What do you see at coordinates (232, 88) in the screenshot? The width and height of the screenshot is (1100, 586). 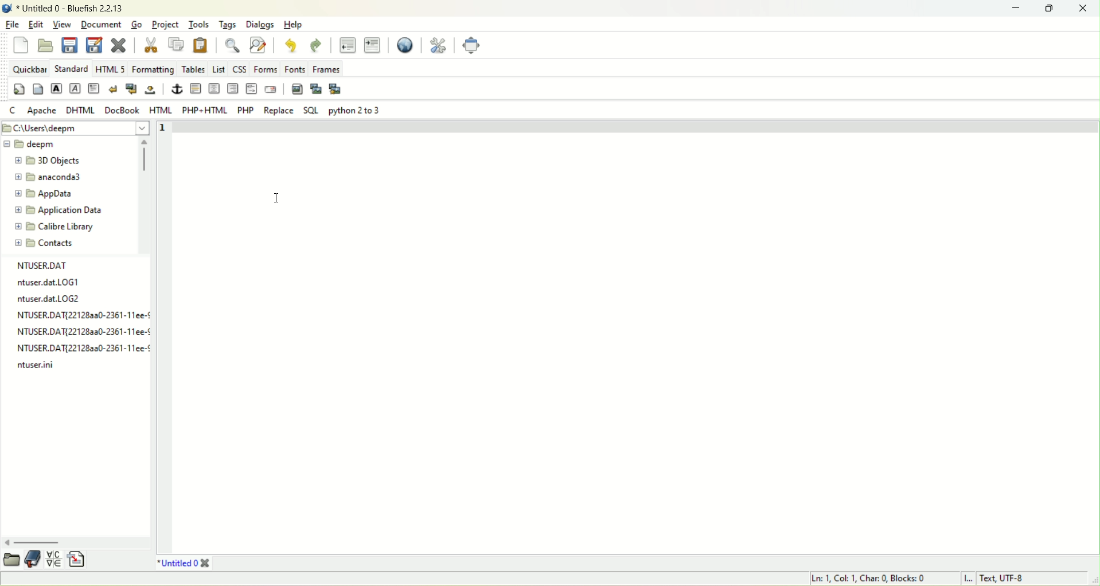 I see `center` at bounding box center [232, 88].